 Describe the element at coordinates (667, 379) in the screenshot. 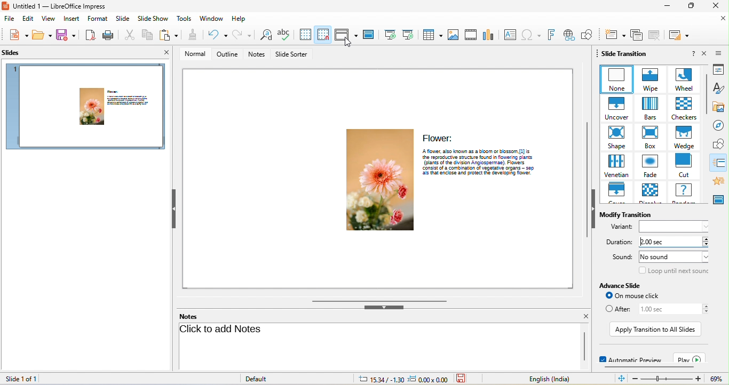

I see `edit zoom` at that location.